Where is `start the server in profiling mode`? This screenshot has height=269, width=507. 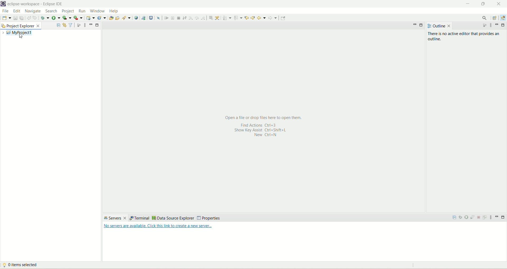
start the server in profiling mode is located at coordinates (473, 218).